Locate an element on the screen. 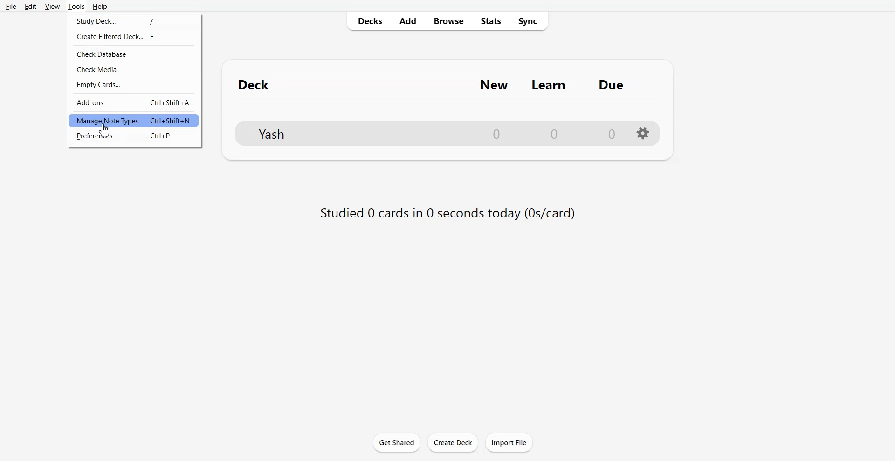 The image size is (895, 461). Empty Cards is located at coordinates (134, 84).